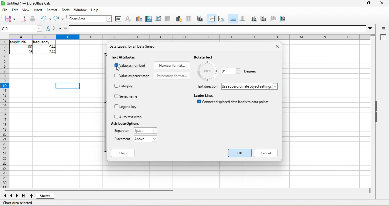 The image size is (389, 206). Describe the element at coordinates (130, 66) in the screenshot. I see `select option` at that location.